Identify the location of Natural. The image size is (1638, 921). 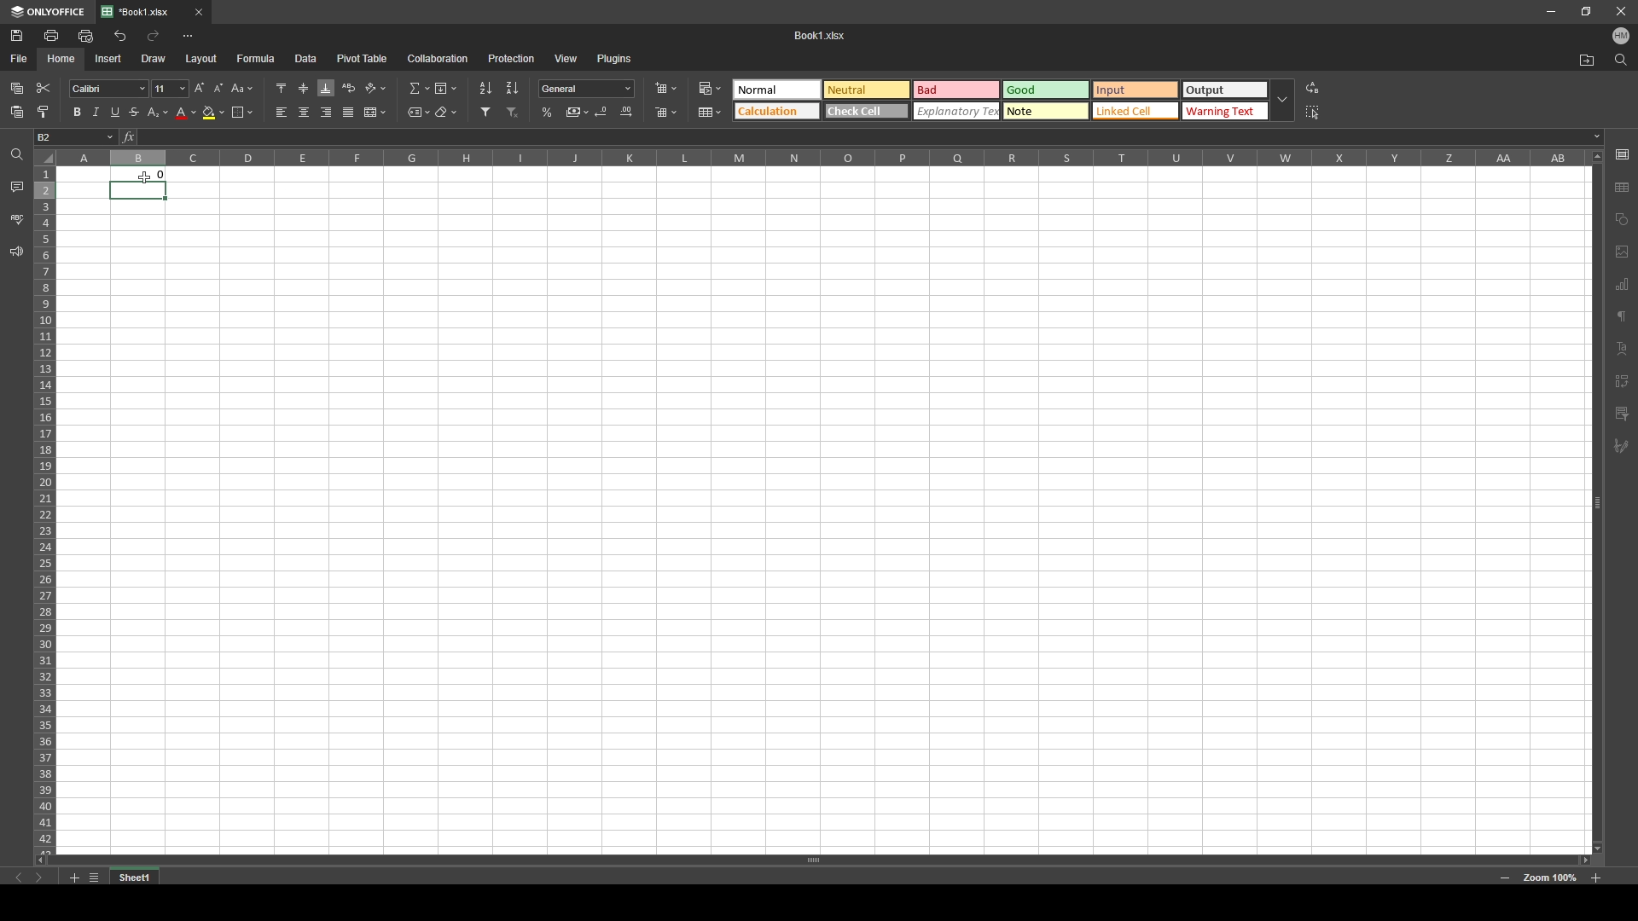
(865, 89).